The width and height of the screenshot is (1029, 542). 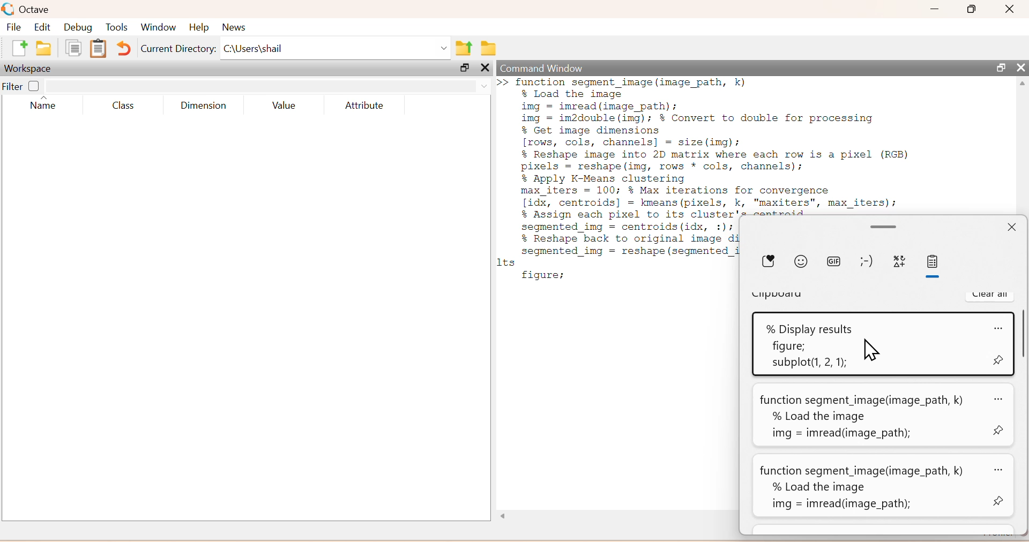 What do you see at coordinates (875, 352) in the screenshot?
I see `Cursor` at bounding box center [875, 352].